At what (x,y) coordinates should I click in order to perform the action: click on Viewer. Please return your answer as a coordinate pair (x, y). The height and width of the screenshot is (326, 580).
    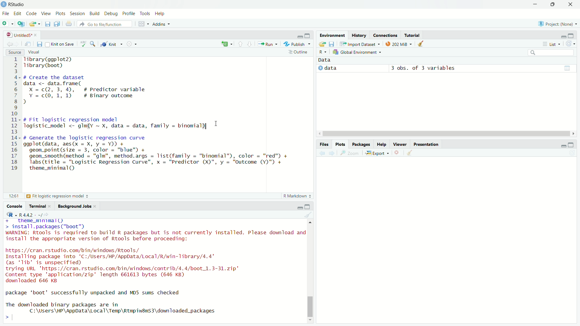
    Looking at the image, I should click on (400, 144).